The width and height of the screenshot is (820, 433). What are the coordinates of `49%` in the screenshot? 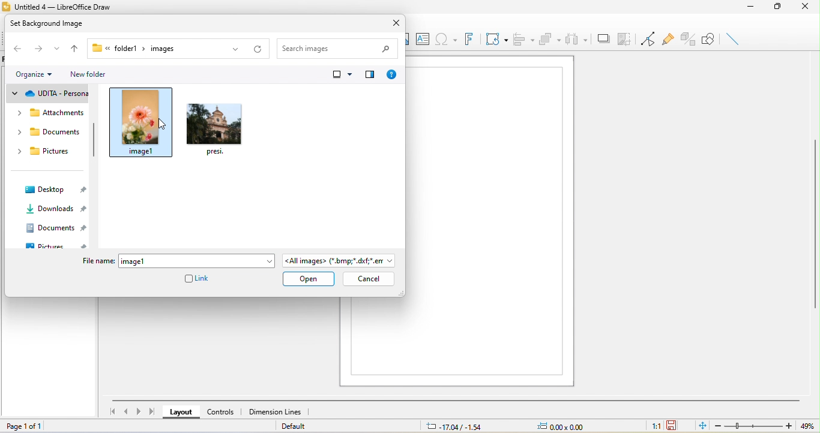 It's located at (806, 425).